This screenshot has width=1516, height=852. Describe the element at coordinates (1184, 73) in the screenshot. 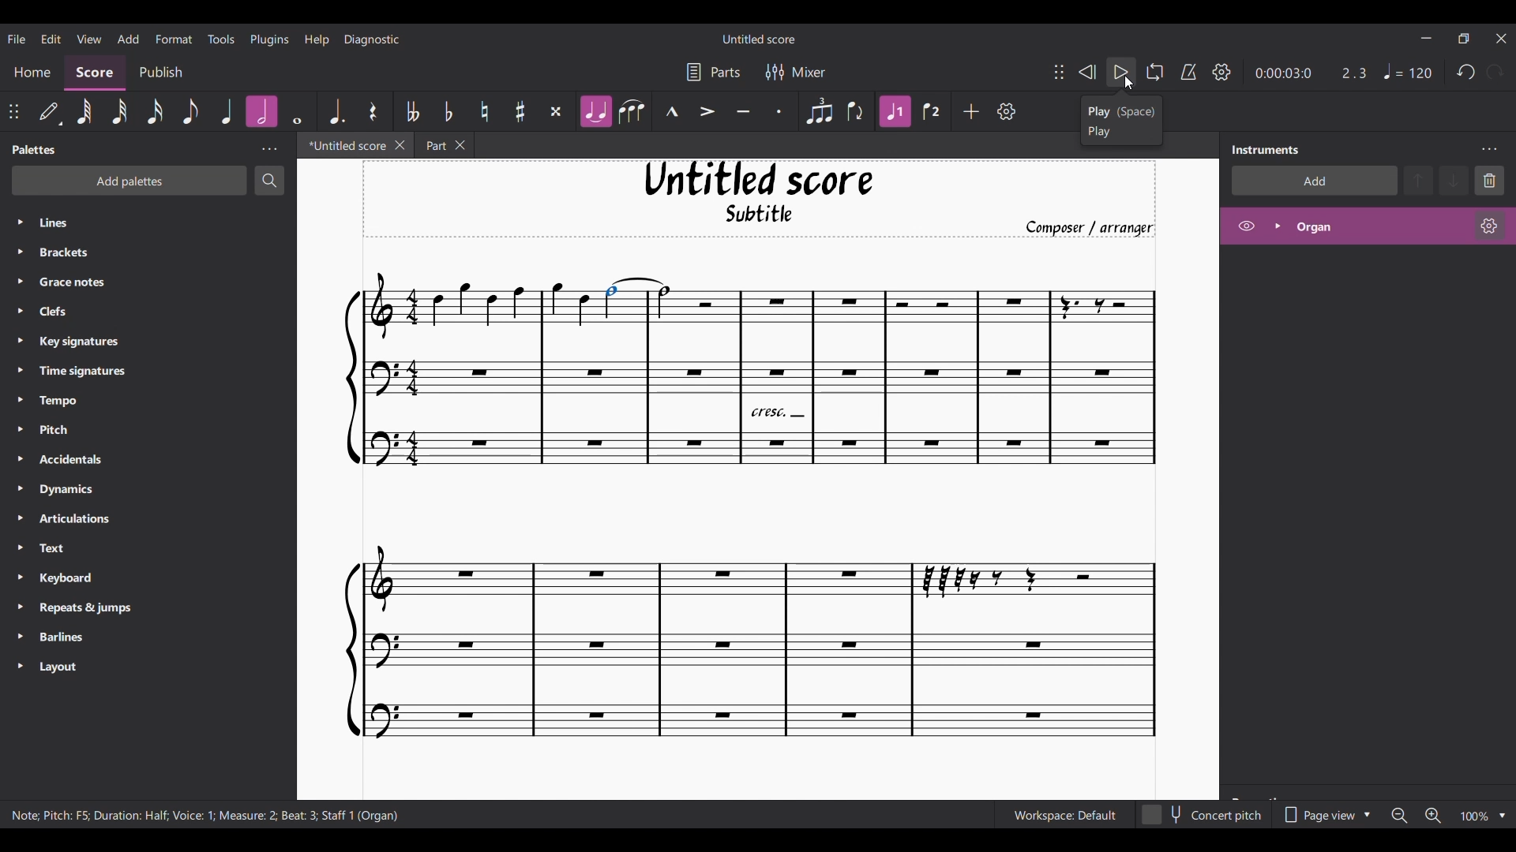

I see `Current duration and ratio` at that location.